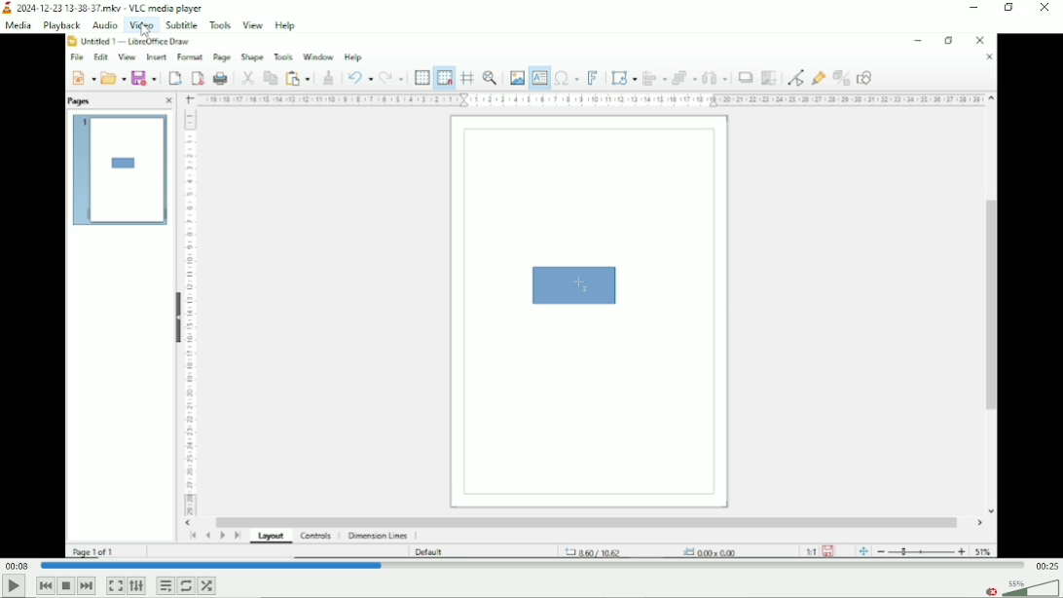  What do you see at coordinates (116, 585) in the screenshot?
I see `Toggle video in fullscreen` at bounding box center [116, 585].